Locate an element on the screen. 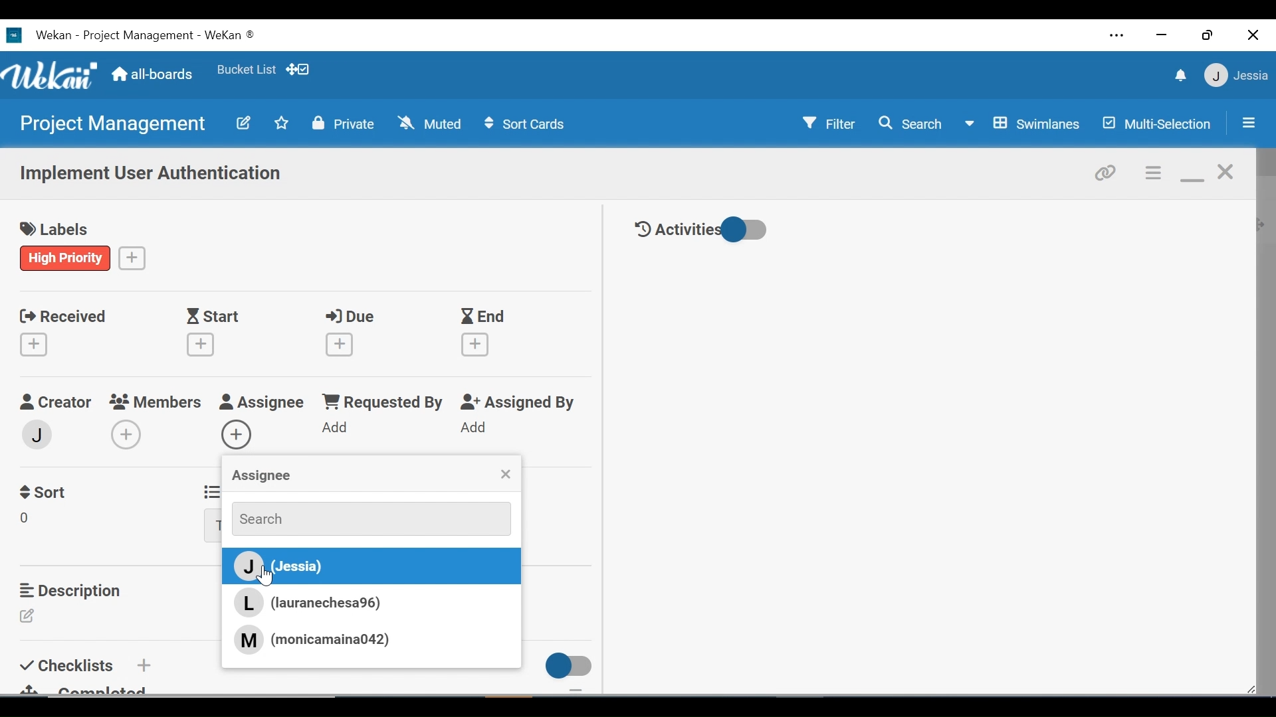  Favorites is located at coordinates (282, 122).